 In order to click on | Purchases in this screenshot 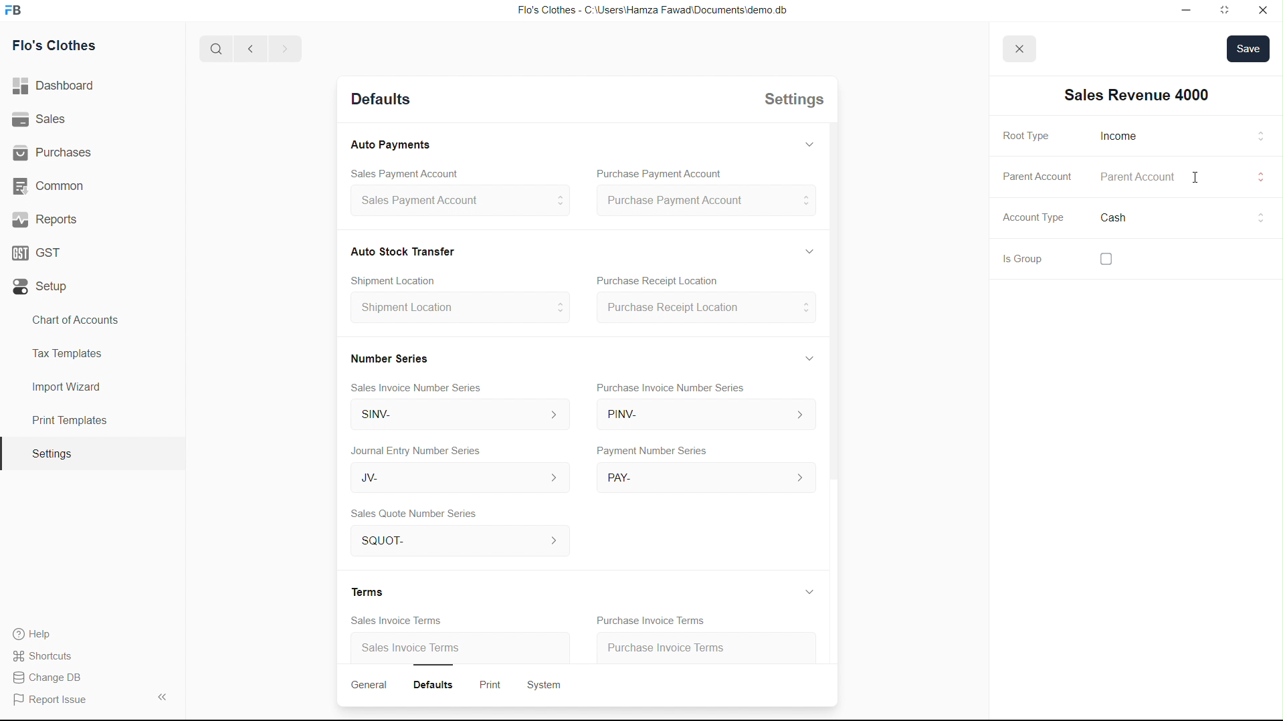, I will do `click(58, 150)`.